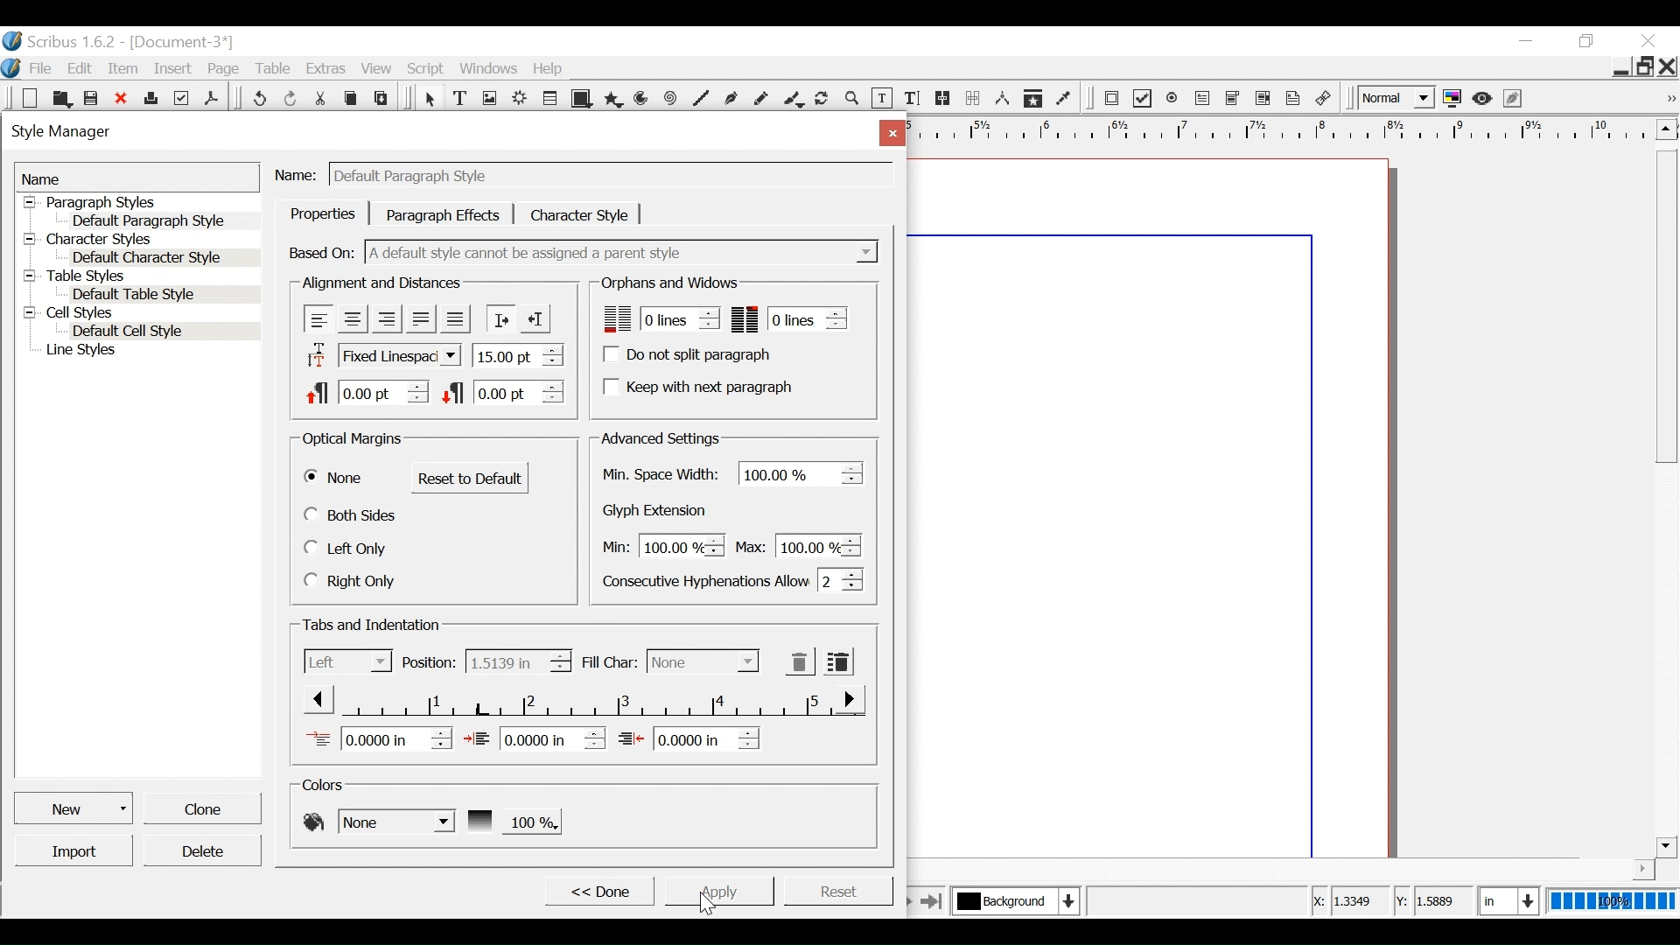 This screenshot has height=945, width=1680. What do you see at coordinates (353, 96) in the screenshot?
I see `Copy ` at bounding box center [353, 96].